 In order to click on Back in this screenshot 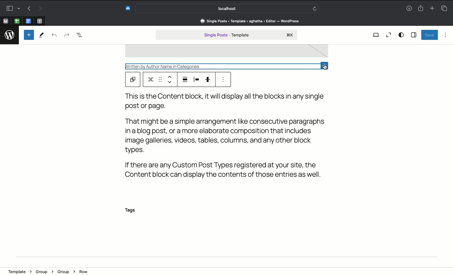, I will do `click(29, 9)`.